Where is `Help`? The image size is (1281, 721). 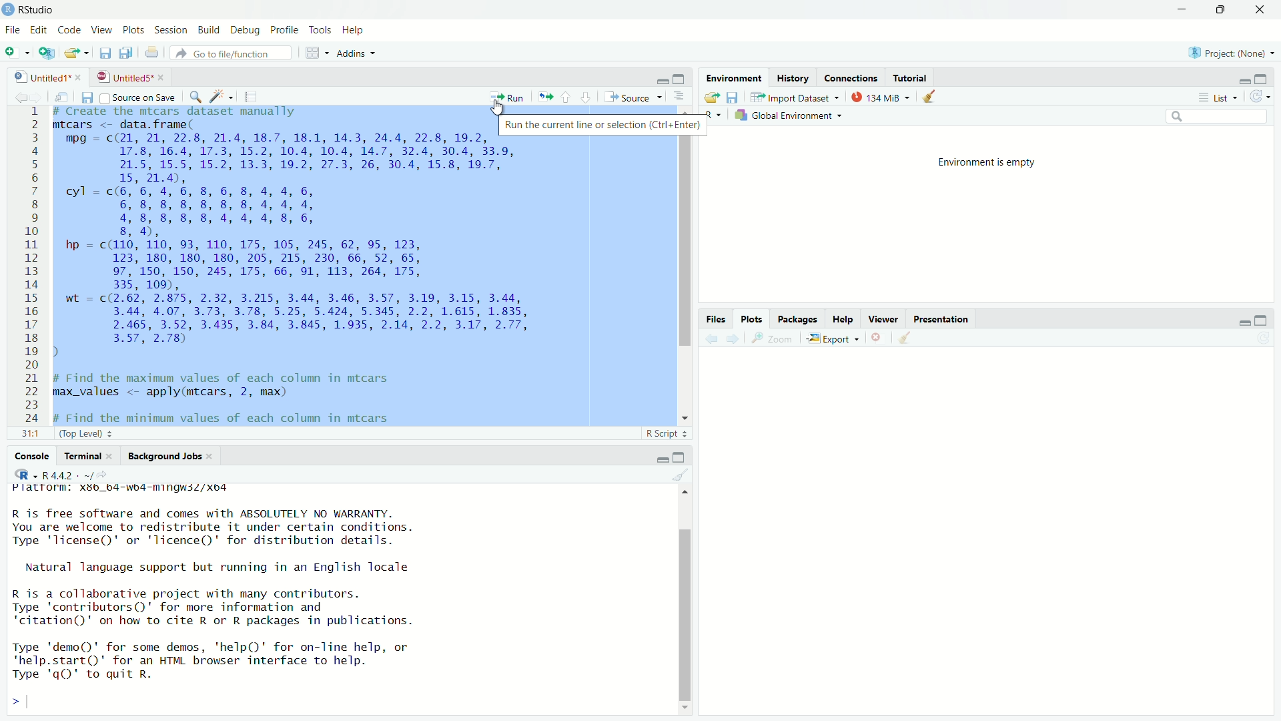
Help is located at coordinates (358, 29).